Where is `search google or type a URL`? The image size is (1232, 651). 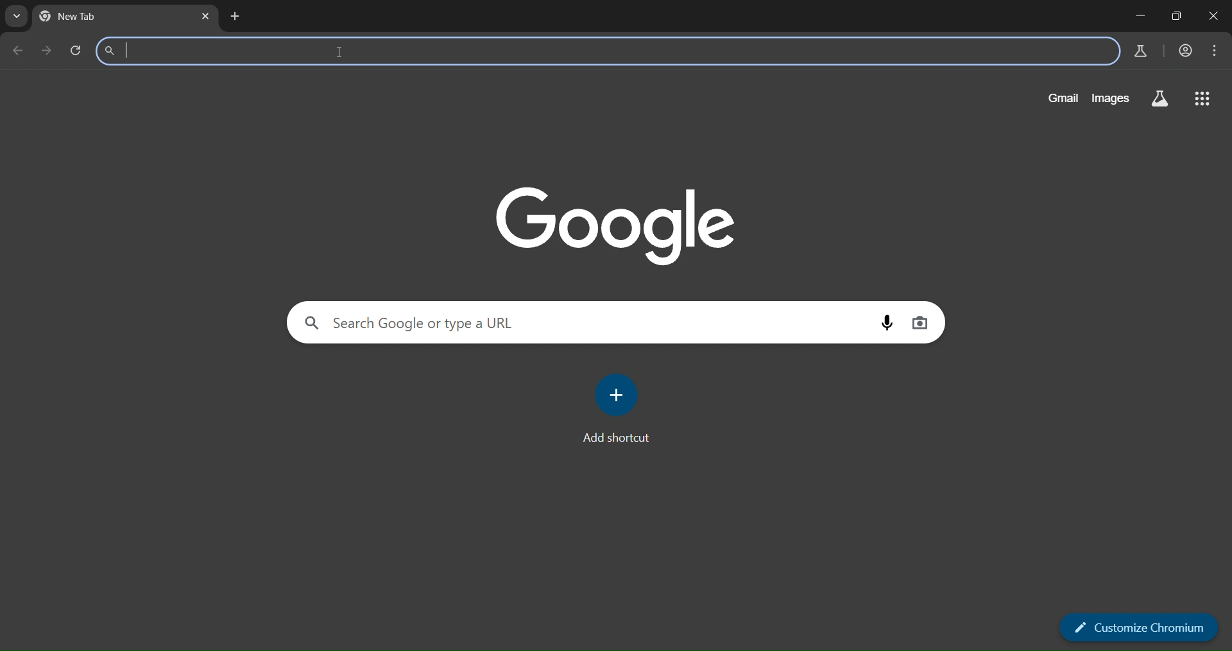 search google or type a URL is located at coordinates (586, 323).